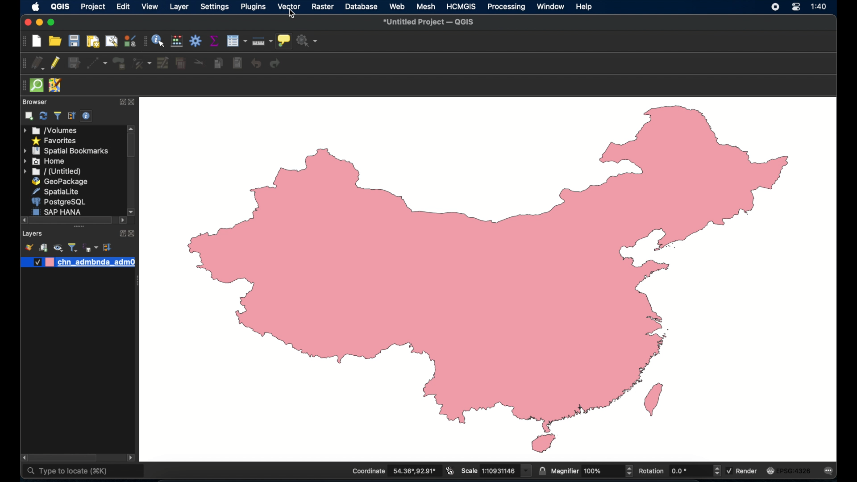  I want to click on render, so click(743, 471).